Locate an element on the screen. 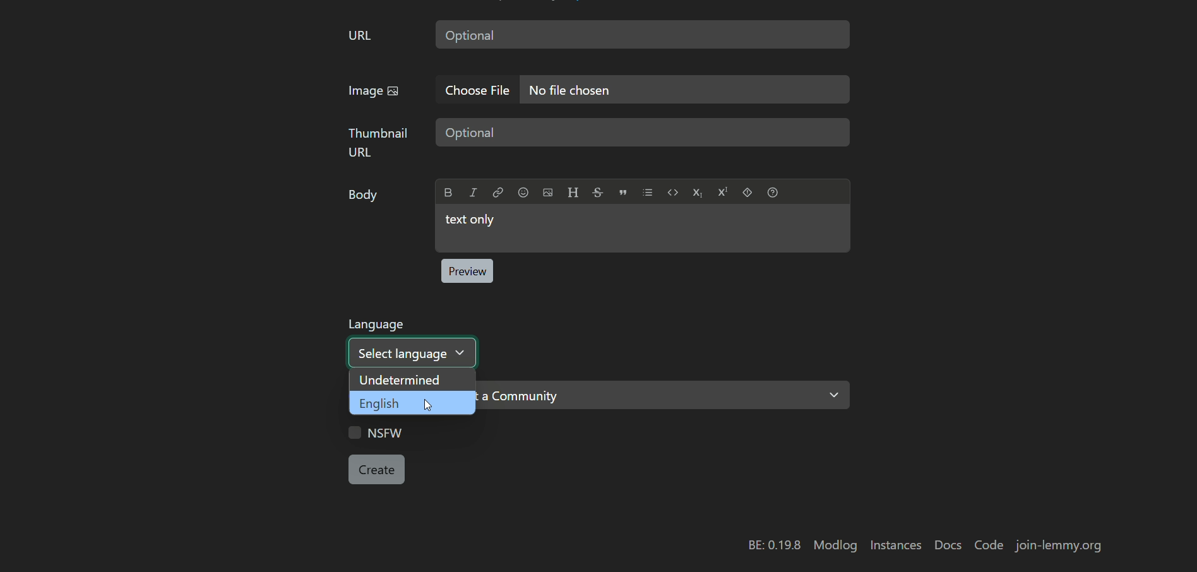 The width and height of the screenshot is (1197, 572). Header is located at coordinates (573, 192).